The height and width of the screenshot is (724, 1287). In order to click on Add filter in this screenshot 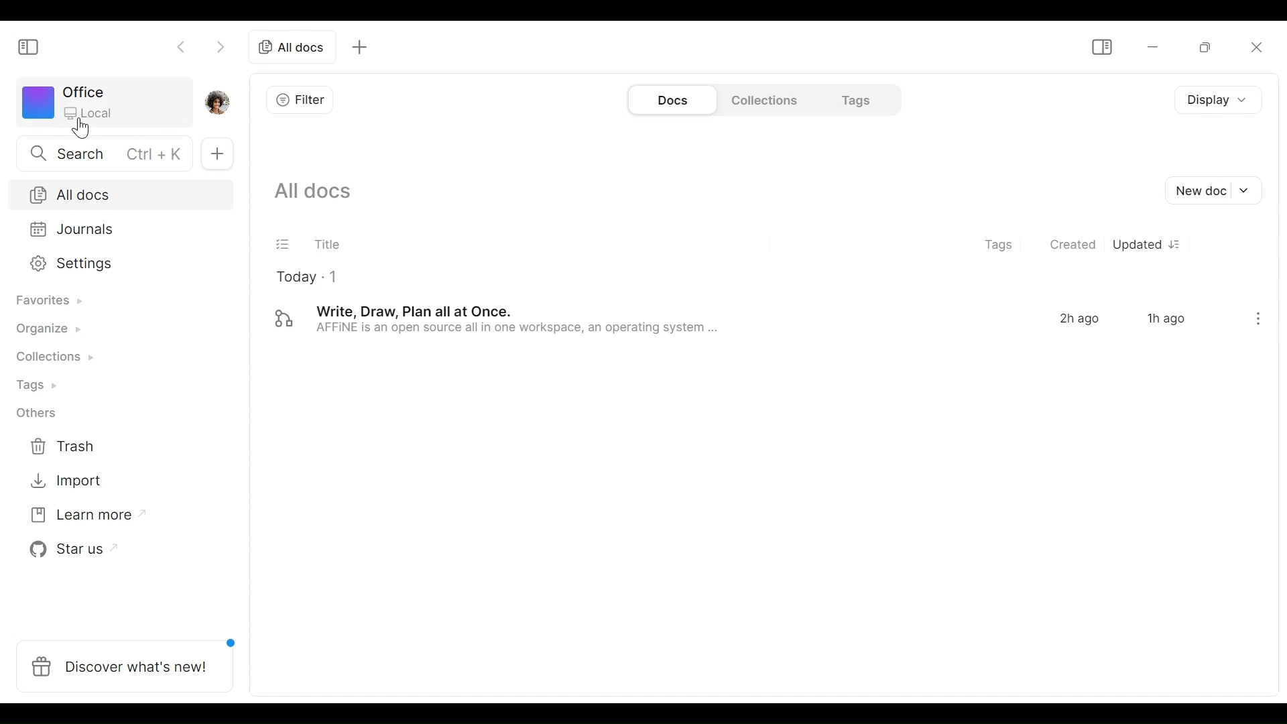, I will do `click(295, 99)`.